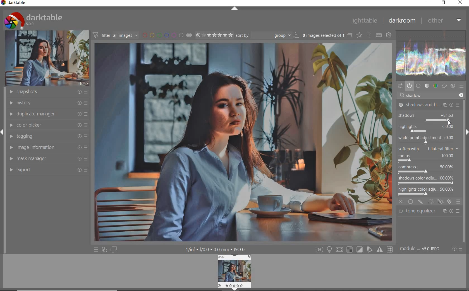 The width and height of the screenshot is (469, 291). Describe the element at coordinates (401, 201) in the screenshot. I see `close` at that location.